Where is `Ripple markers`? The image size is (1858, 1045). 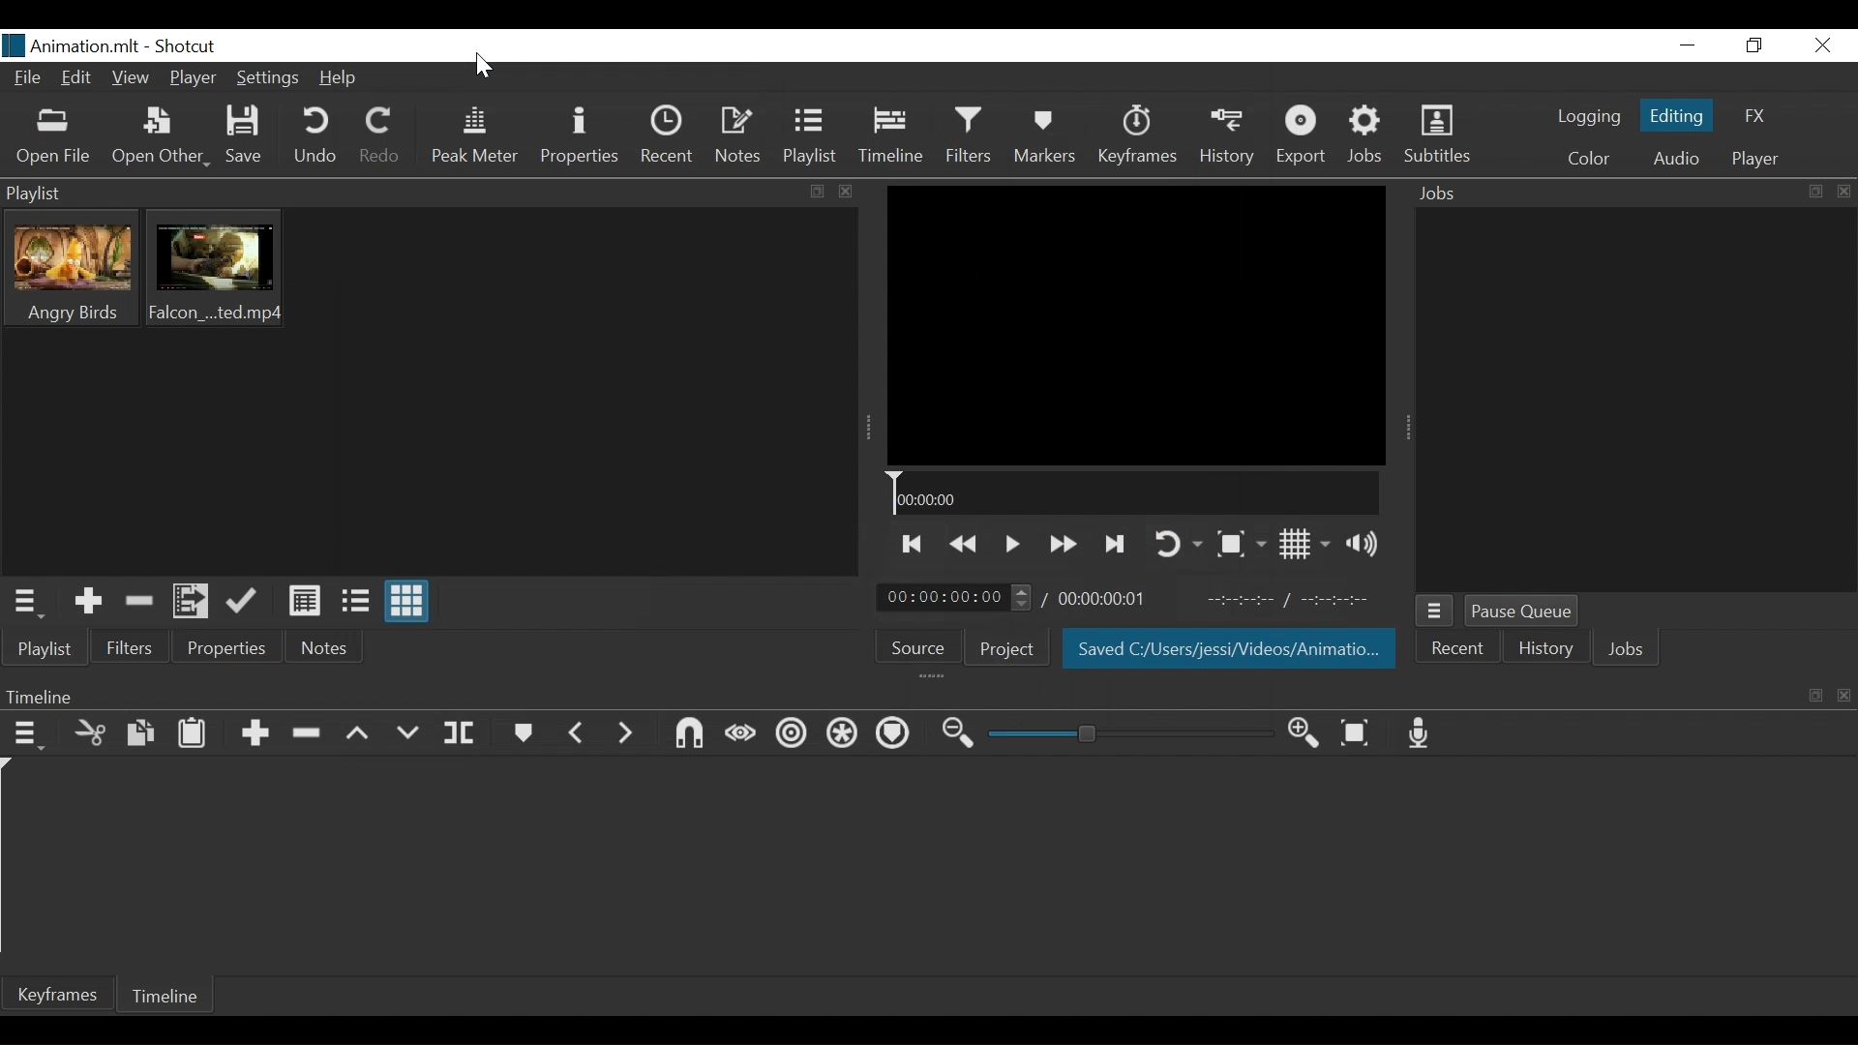 Ripple markers is located at coordinates (895, 734).